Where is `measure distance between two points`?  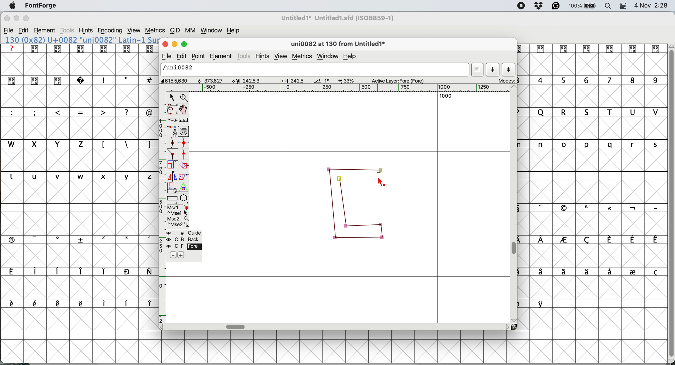 measure distance between two points is located at coordinates (184, 121).